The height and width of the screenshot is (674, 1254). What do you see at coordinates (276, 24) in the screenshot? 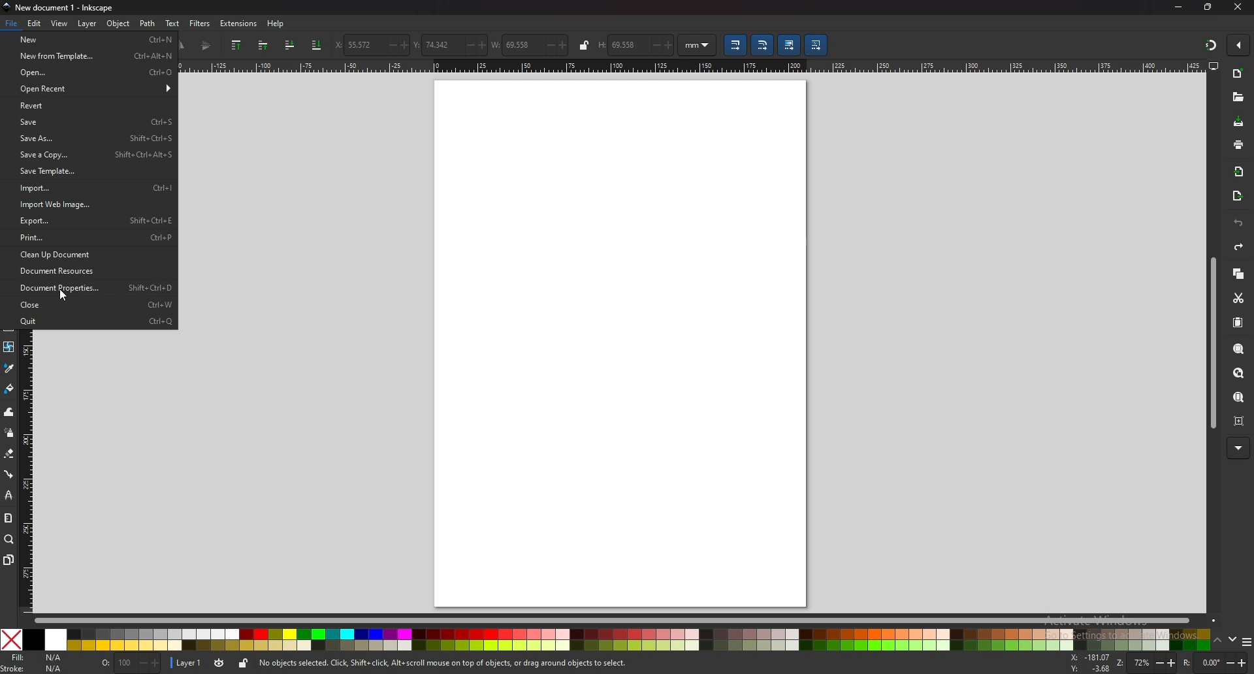
I see `Help` at bounding box center [276, 24].